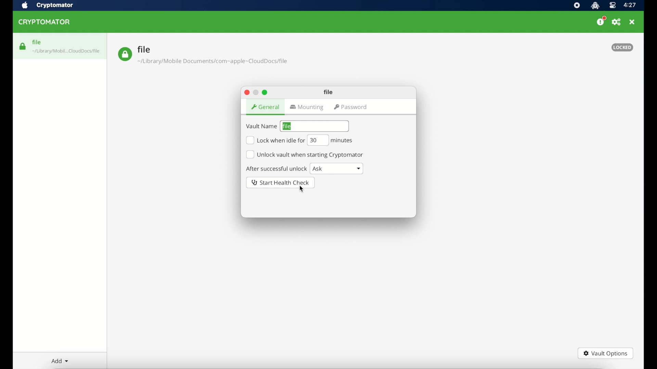 The width and height of the screenshot is (657, 369). Describe the element at coordinates (46, 22) in the screenshot. I see `cryptomator` at that location.